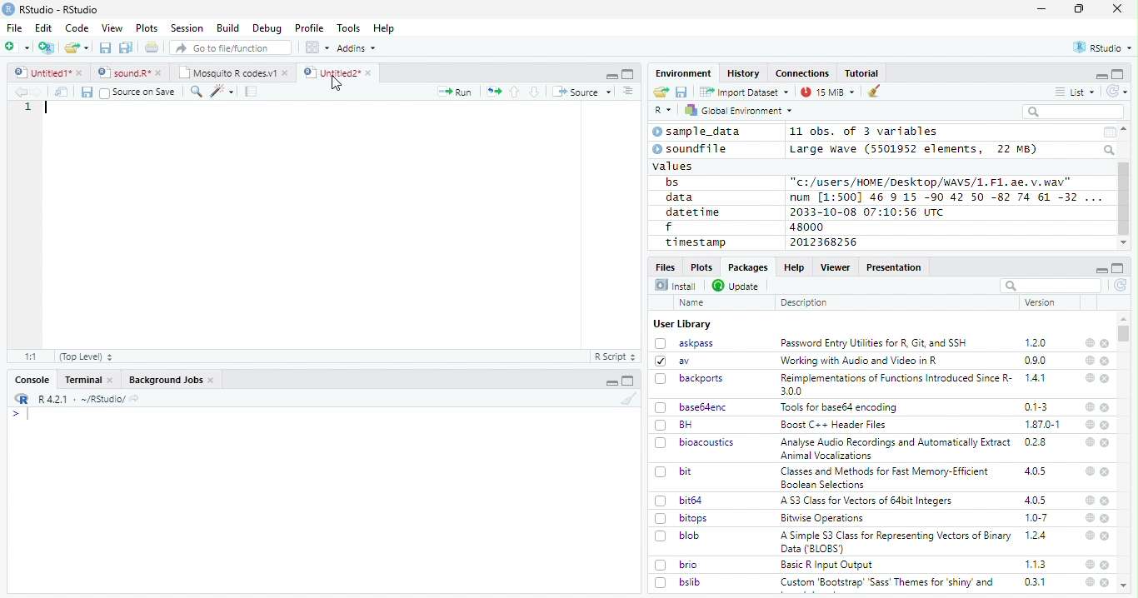 Image resolution: width=1138 pixels, height=598 pixels. I want to click on Files, so click(666, 266).